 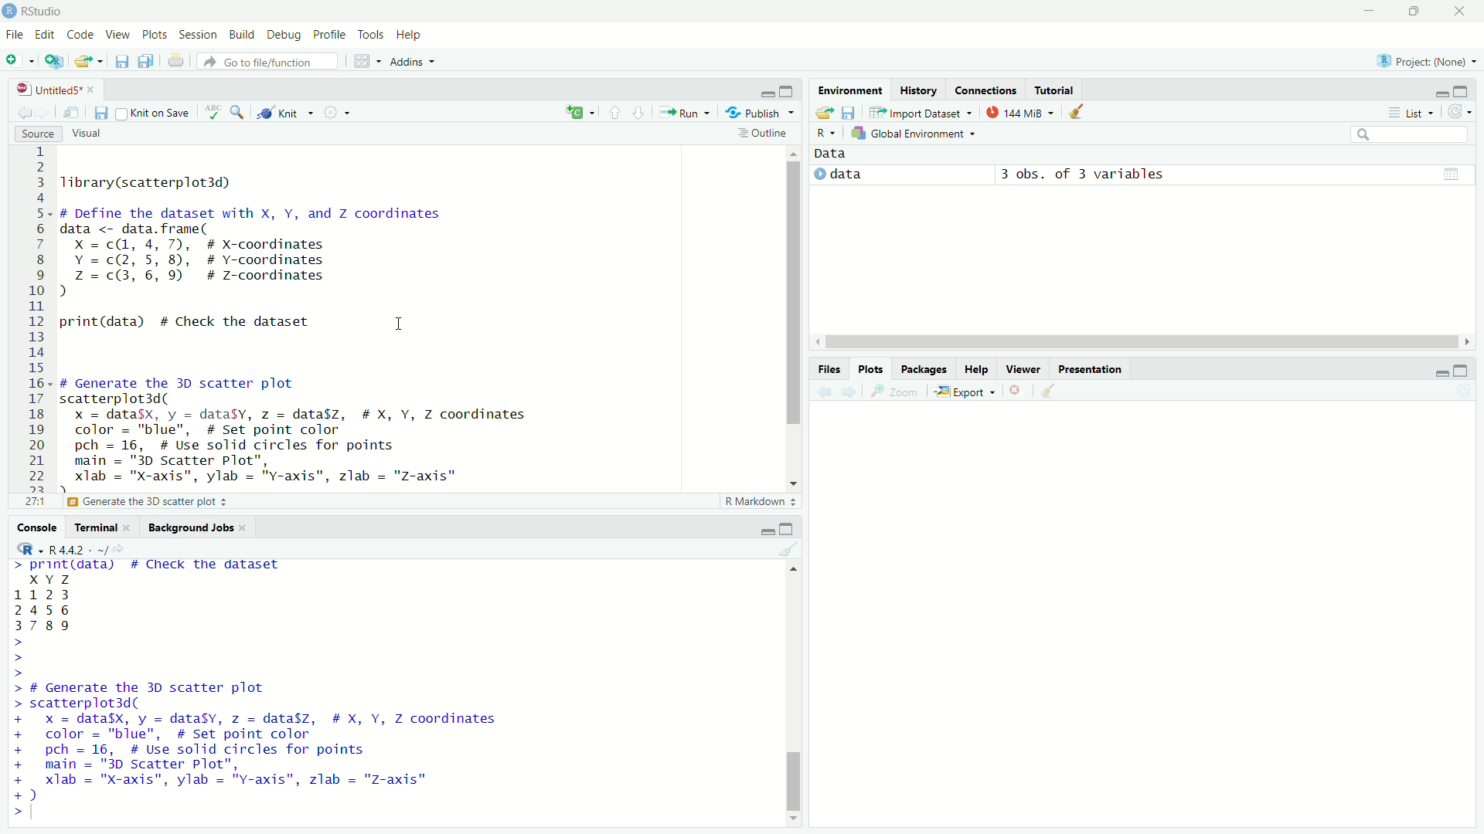 I want to click on scrollbar, so click(x=793, y=311).